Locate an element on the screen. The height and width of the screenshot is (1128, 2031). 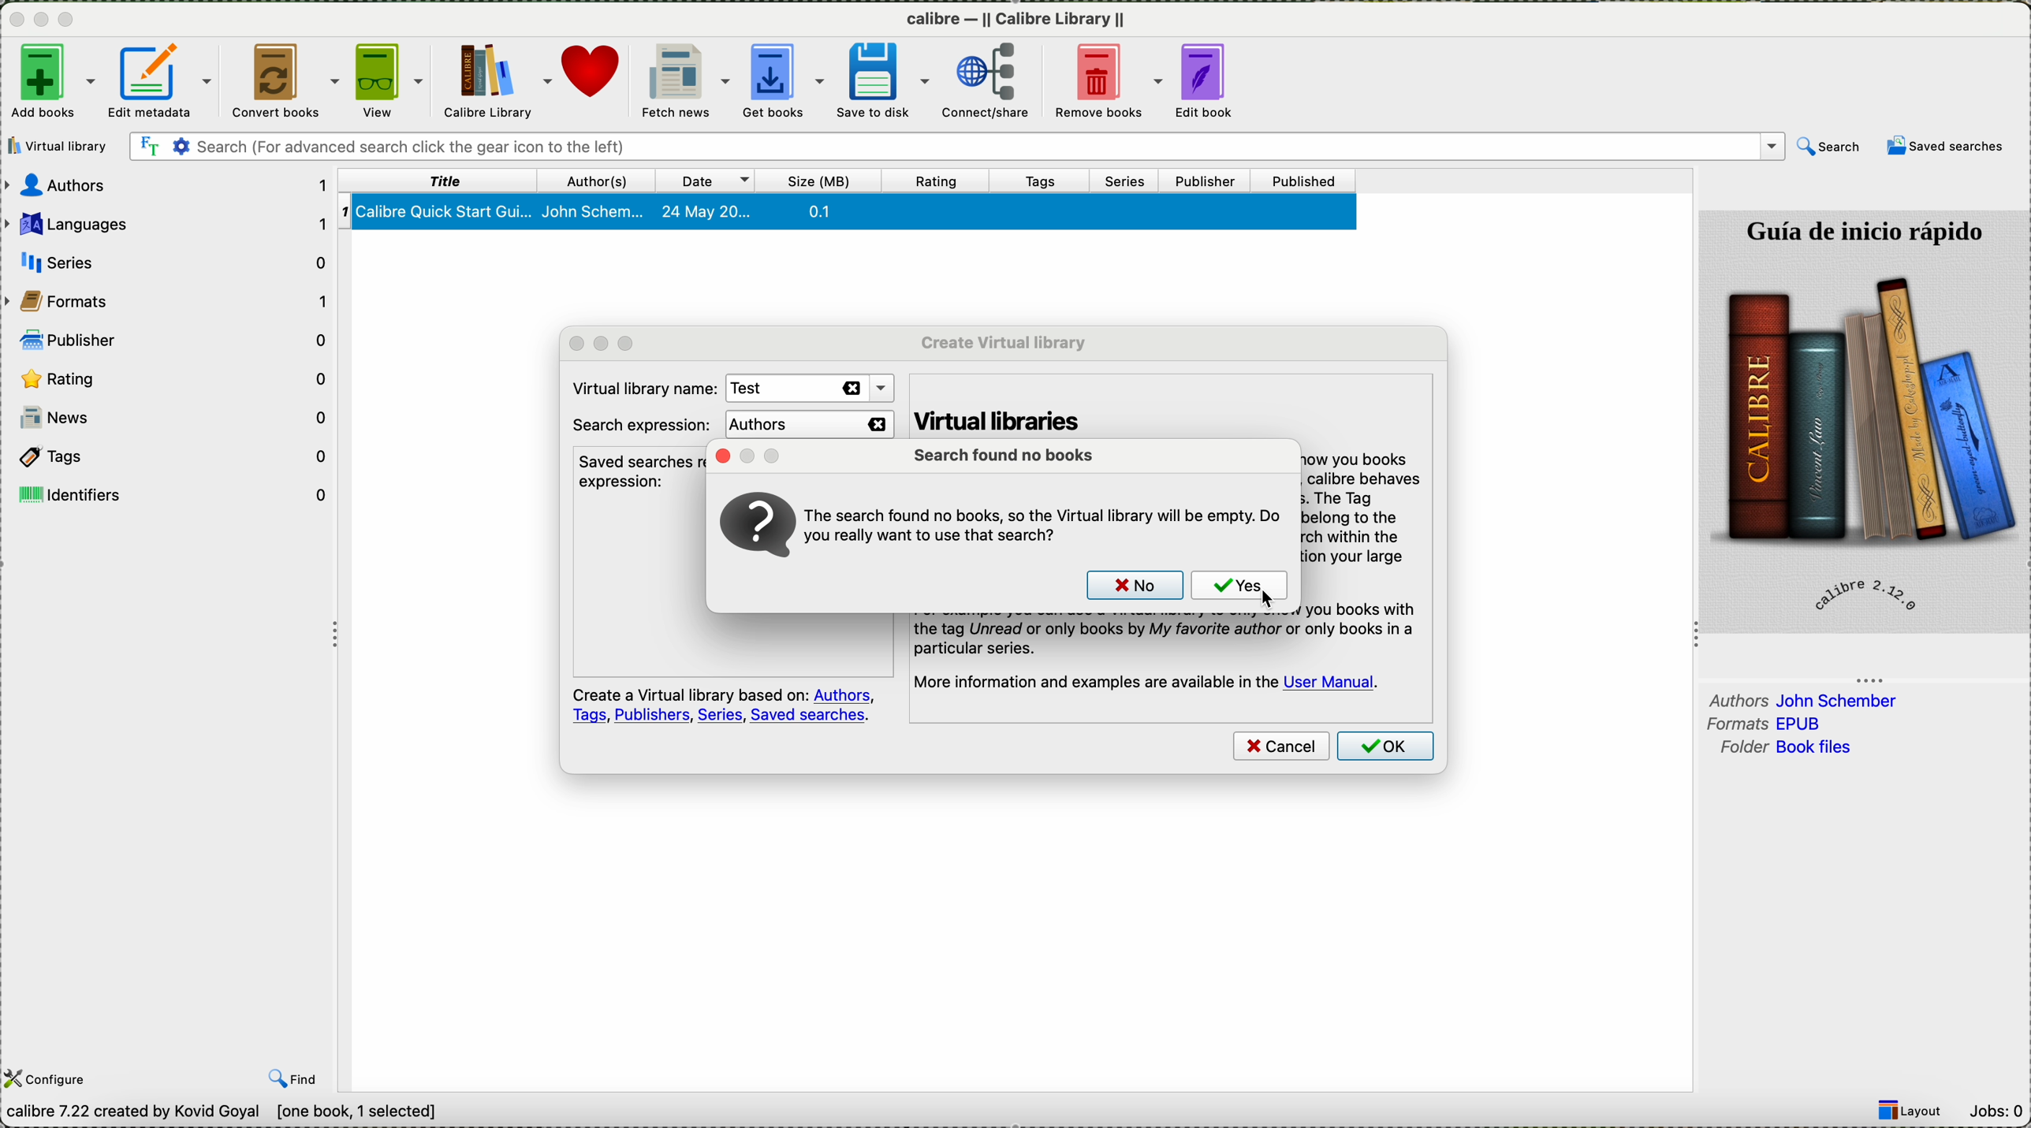
Callibre 7.22 created by Kavid Goyal [one book,1 selected] is located at coordinates (222, 1113).